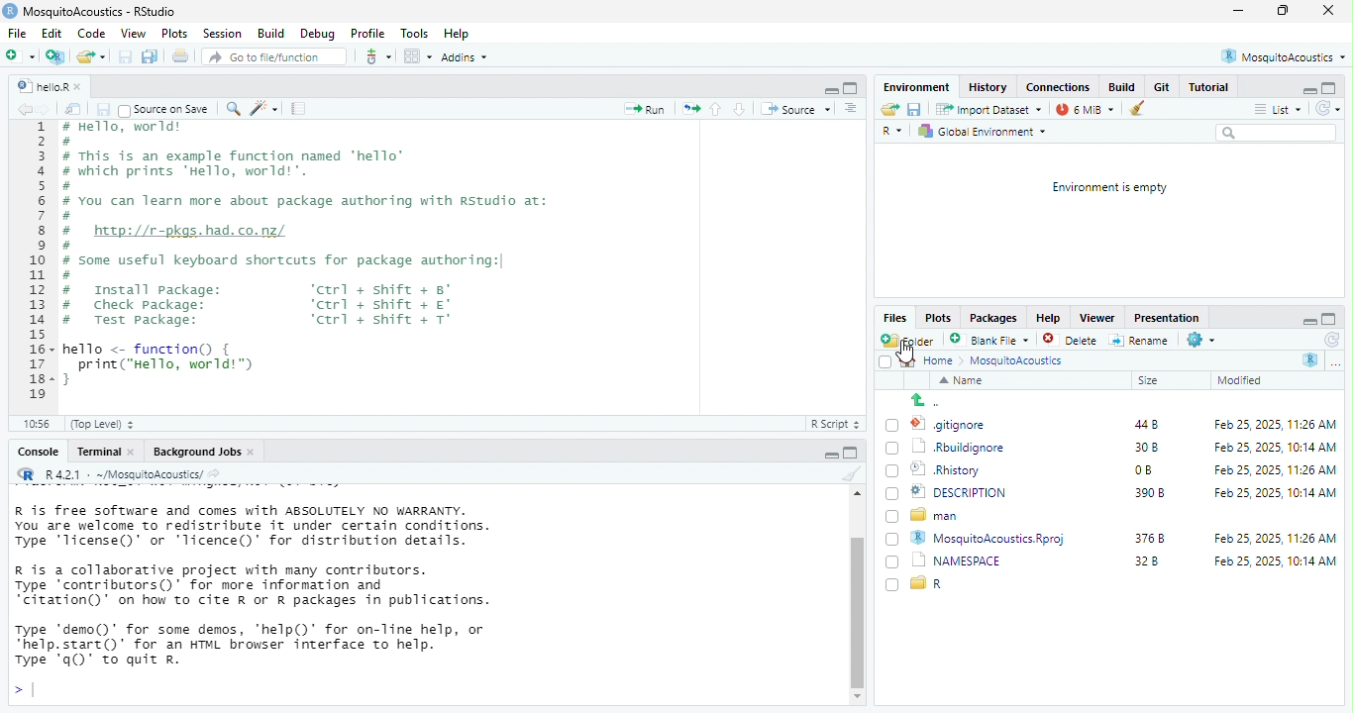  Describe the element at coordinates (104, 109) in the screenshot. I see `save current document` at that location.